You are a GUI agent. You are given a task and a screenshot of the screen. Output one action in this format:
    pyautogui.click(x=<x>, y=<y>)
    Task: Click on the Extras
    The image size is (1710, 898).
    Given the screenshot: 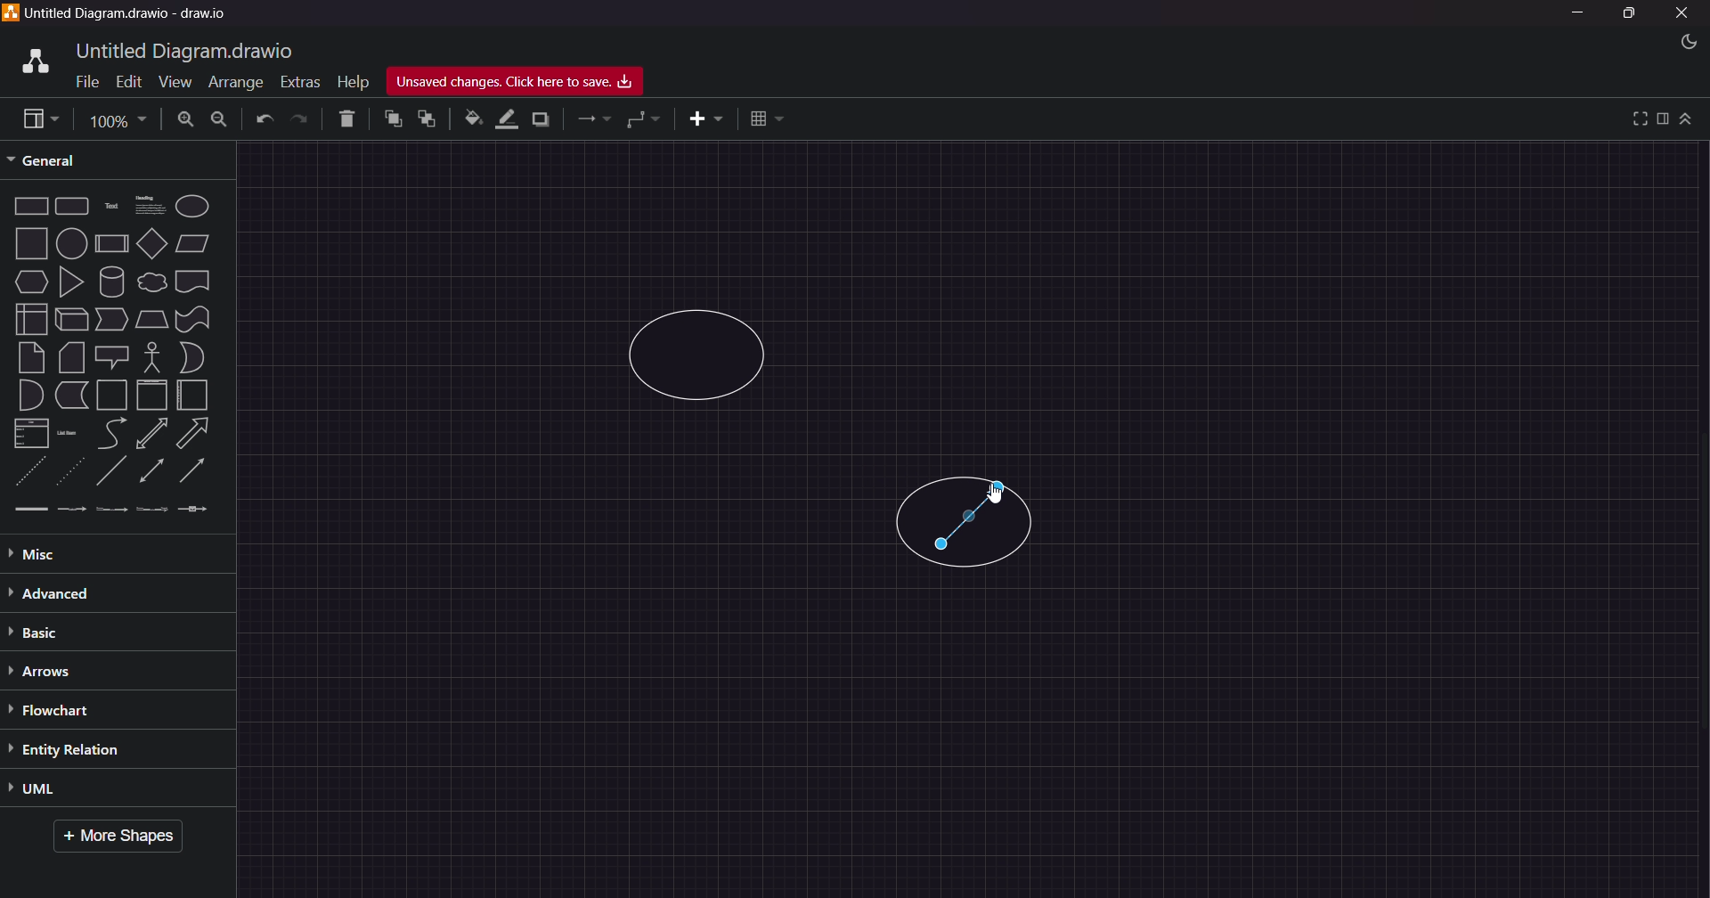 What is the action you would take?
    pyautogui.click(x=299, y=79)
    